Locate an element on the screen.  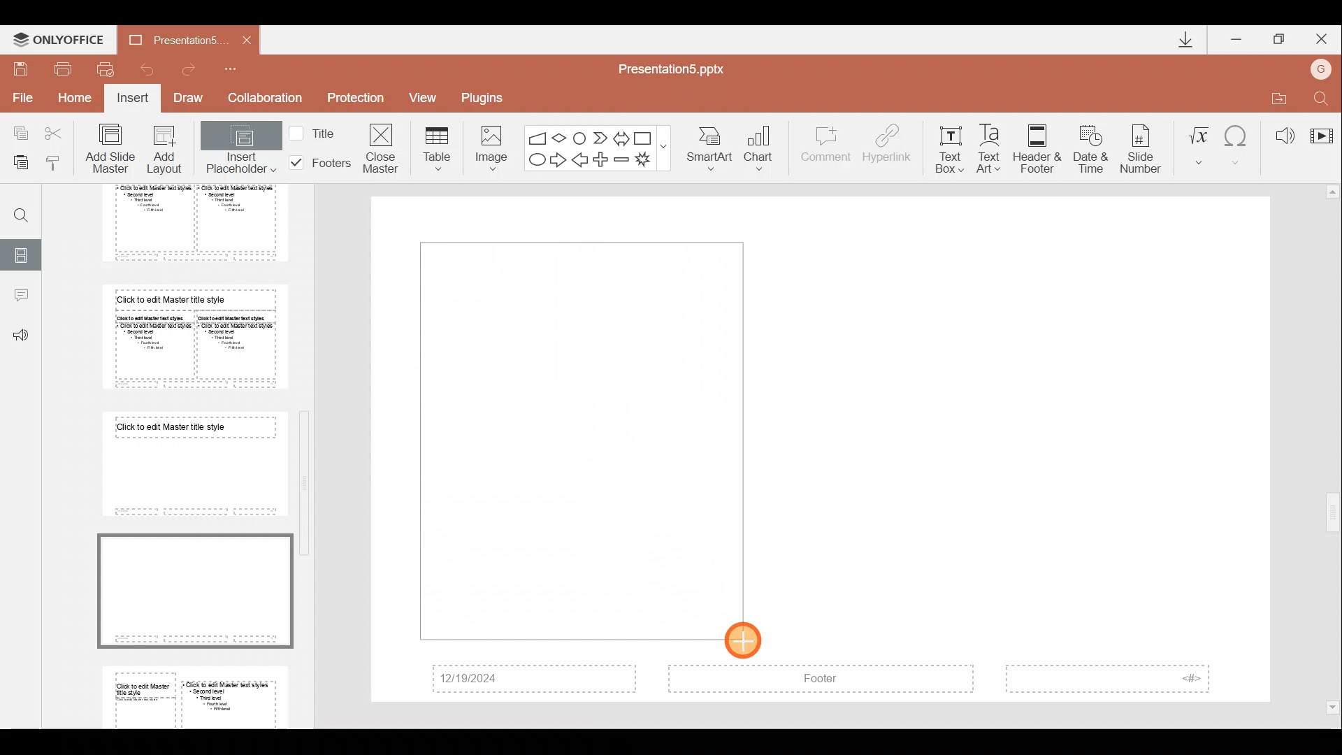
Title is located at coordinates (316, 132).